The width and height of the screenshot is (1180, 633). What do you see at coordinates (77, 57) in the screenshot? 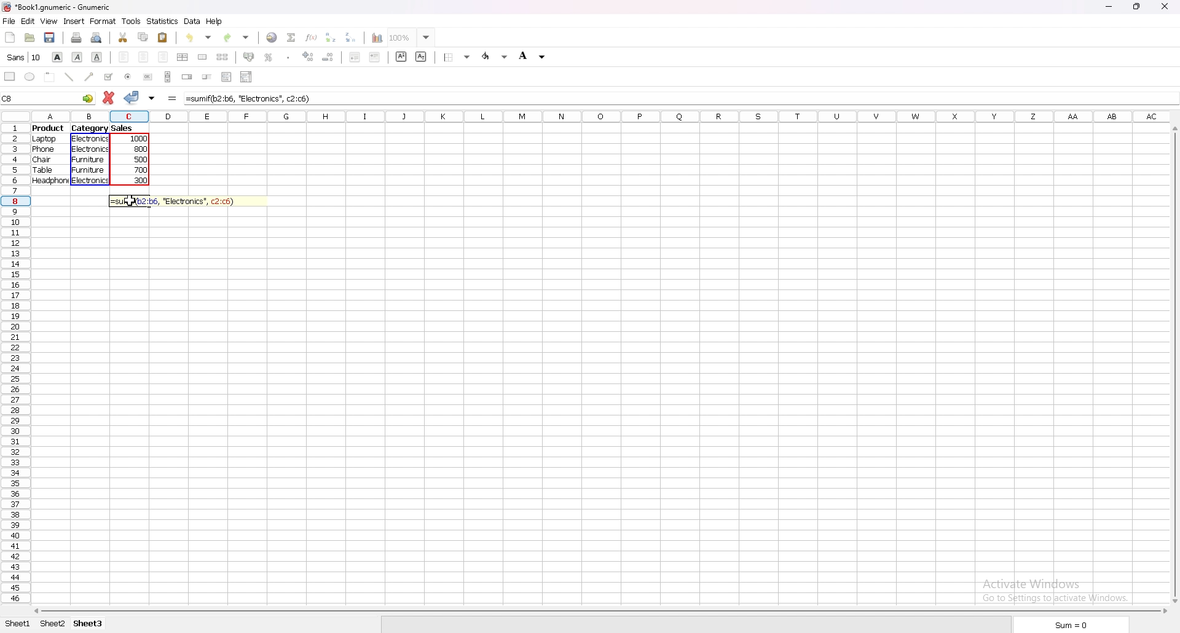
I see `italic` at bounding box center [77, 57].